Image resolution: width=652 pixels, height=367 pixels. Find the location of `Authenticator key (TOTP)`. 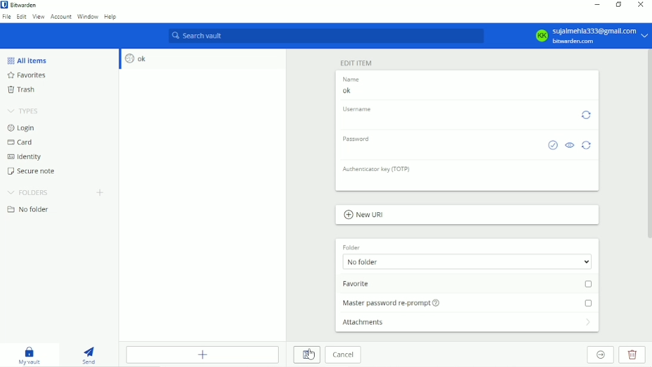

Authenticator key (TOTP) is located at coordinates (468, 182).